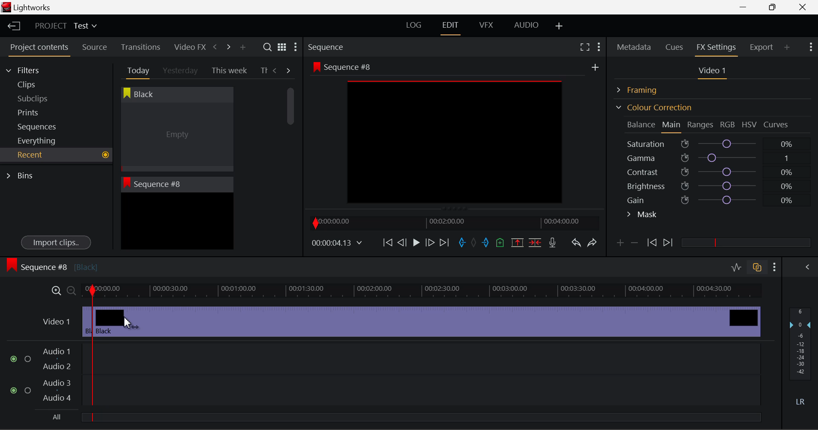 The image size is (818, 430). I want to click on Sequence Preview Section, so click(328, 48).